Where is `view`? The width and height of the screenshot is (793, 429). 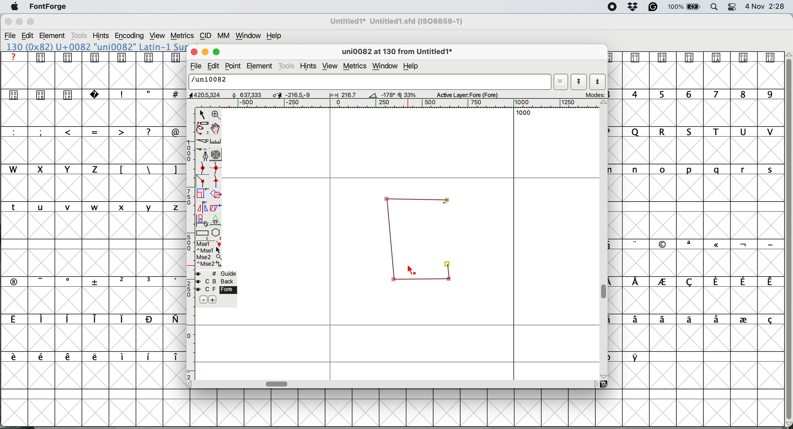
view is located at coordinates (158, 36).